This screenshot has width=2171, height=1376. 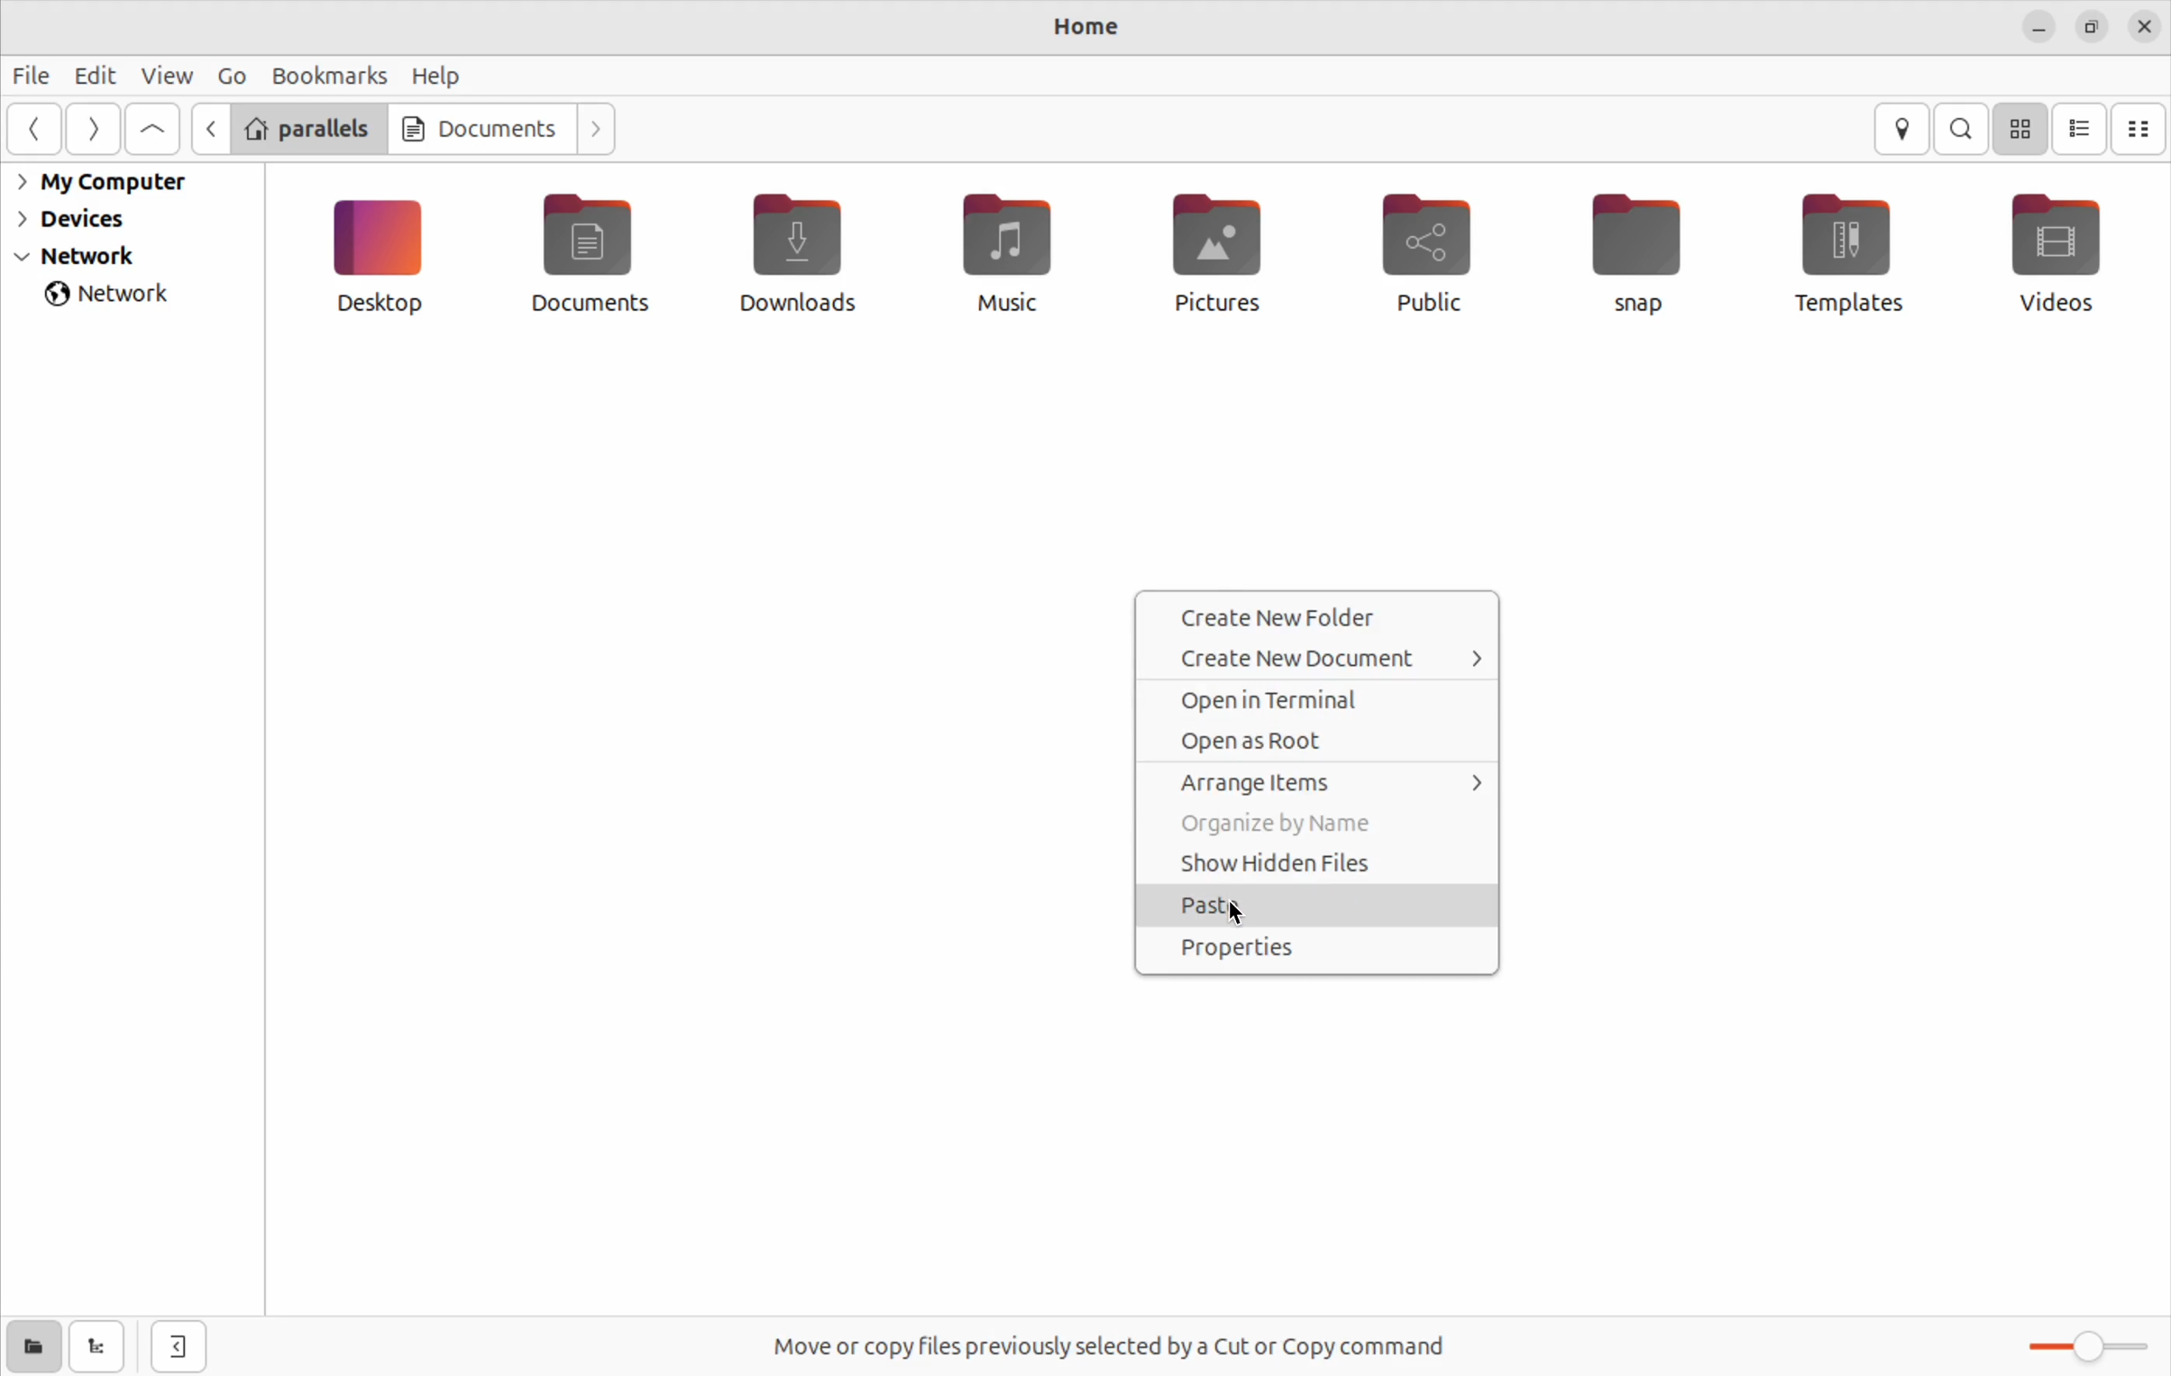 What do you see at coordinates (165, 75) in the screenshot?
I see `view` at bounding box center [165, 75].